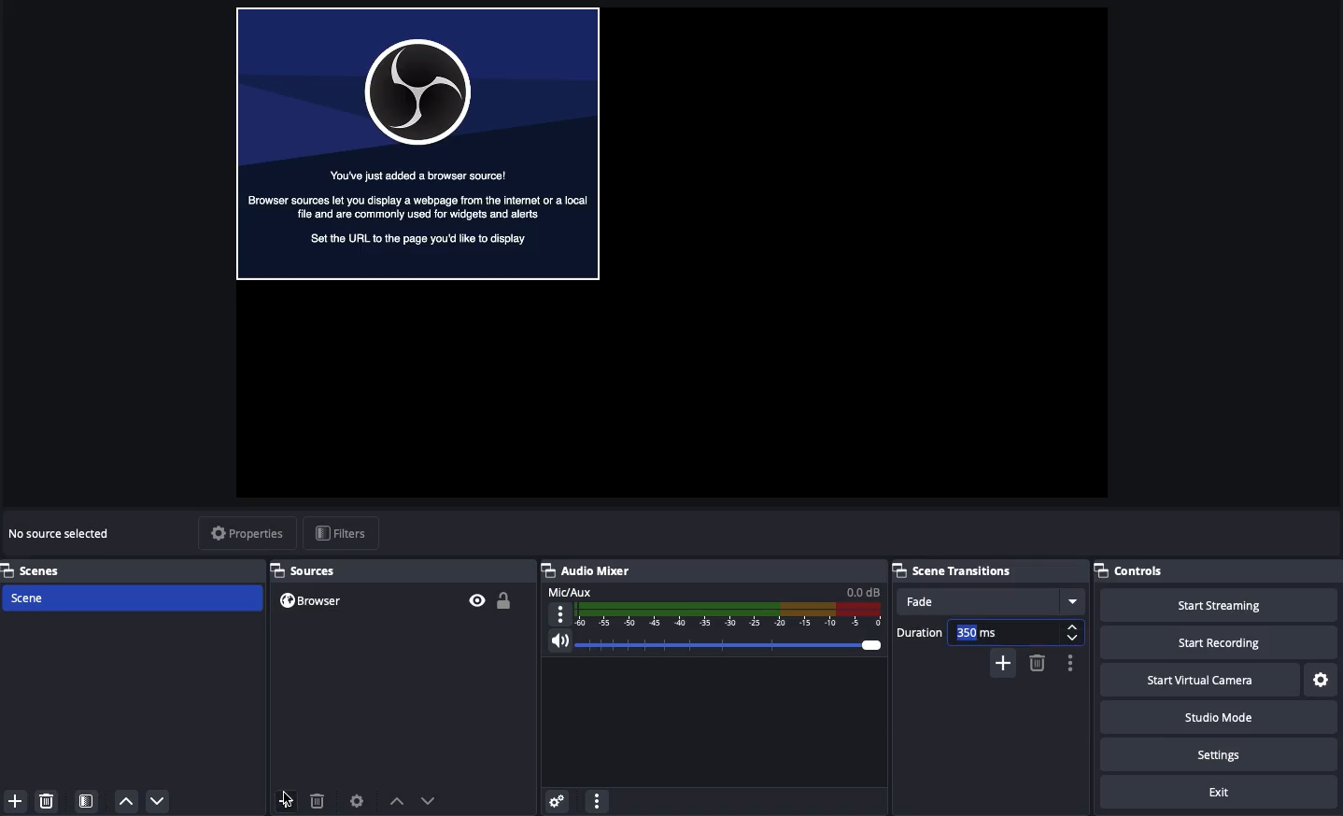 Image resolution: width=1343 pixels, height=816 pixels. I want to click on No source selected, so click(61, 536).